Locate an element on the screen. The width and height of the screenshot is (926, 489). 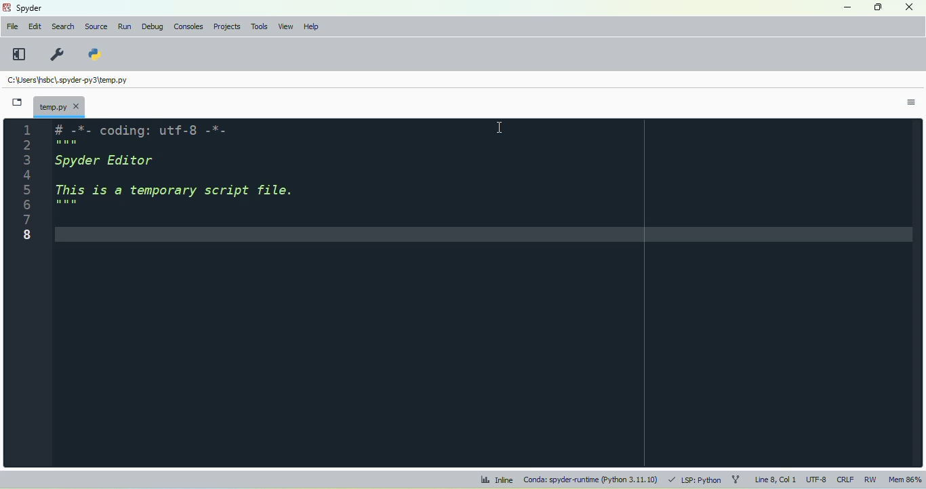
maximize current pane is located at coordinates (20, 54).